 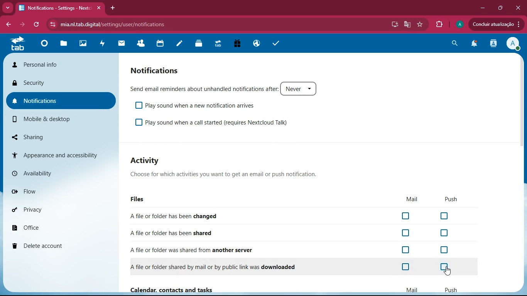 What do you see at coordinates (54, 82) in the screenshot?
I see `security` at bounding box center [54, 82].